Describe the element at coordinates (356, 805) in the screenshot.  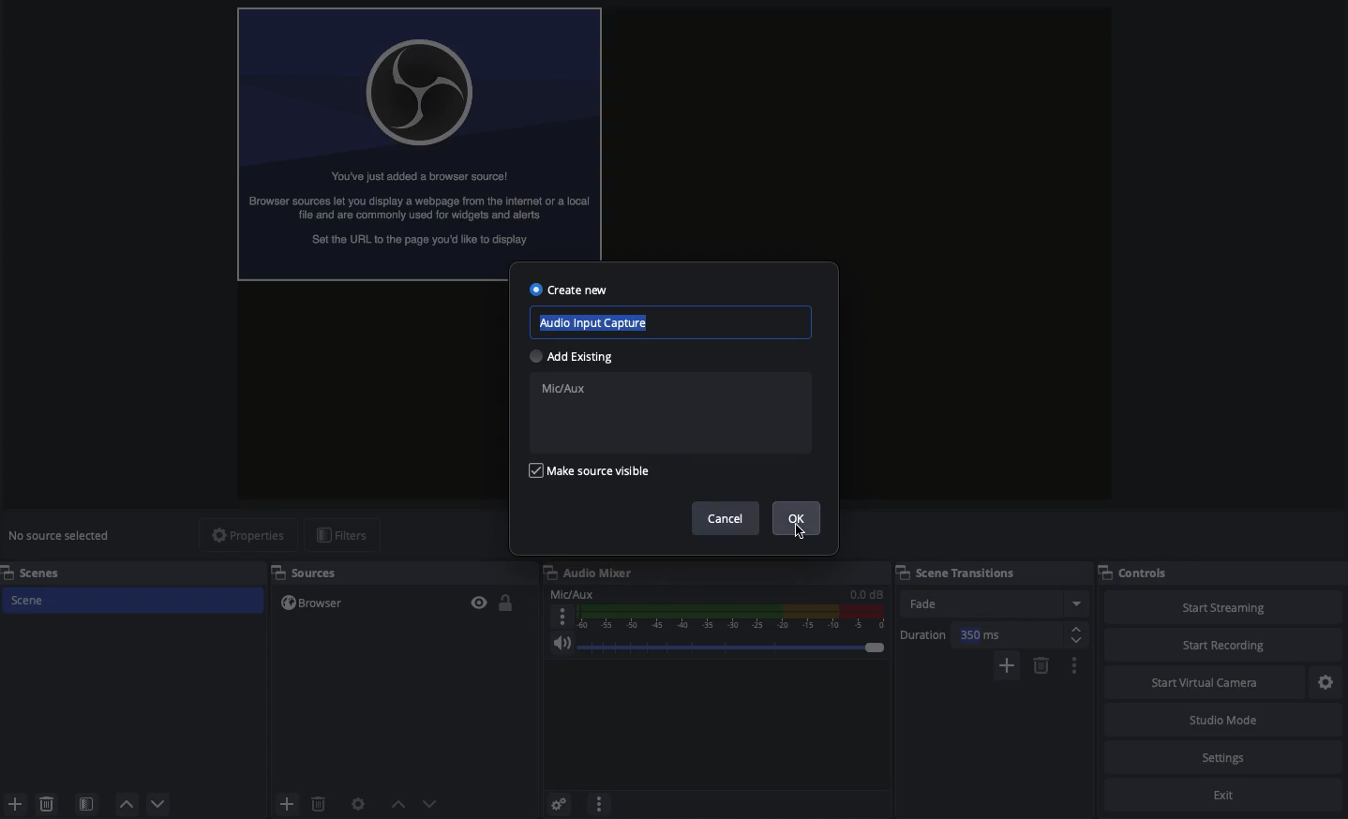
I see `Source preferences` at that location.